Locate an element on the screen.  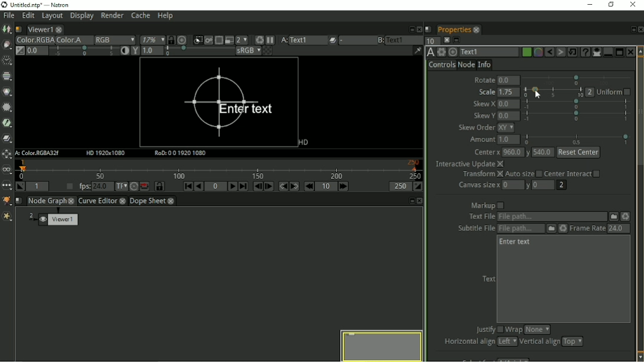
Timeline is located at coordinates (219, 170).